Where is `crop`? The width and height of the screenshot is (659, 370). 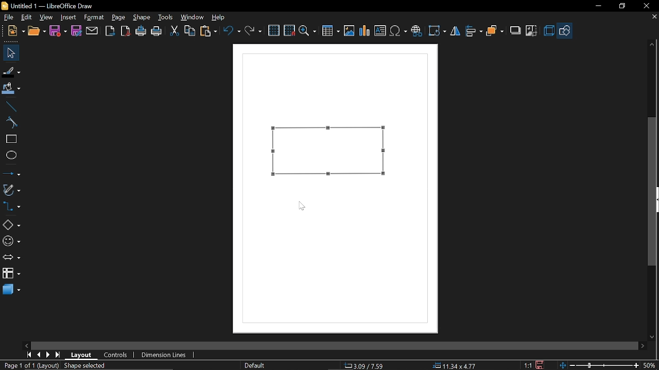 crop is located at coordinates (532, 30).